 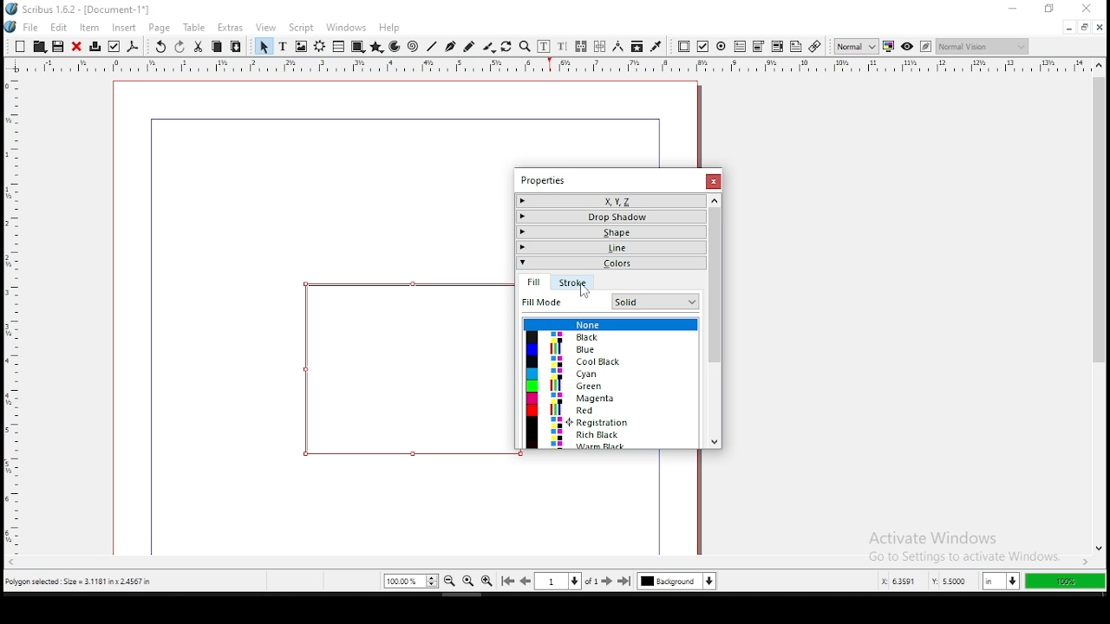 I want to click on scroll bar, so click(x=1098, y=307).